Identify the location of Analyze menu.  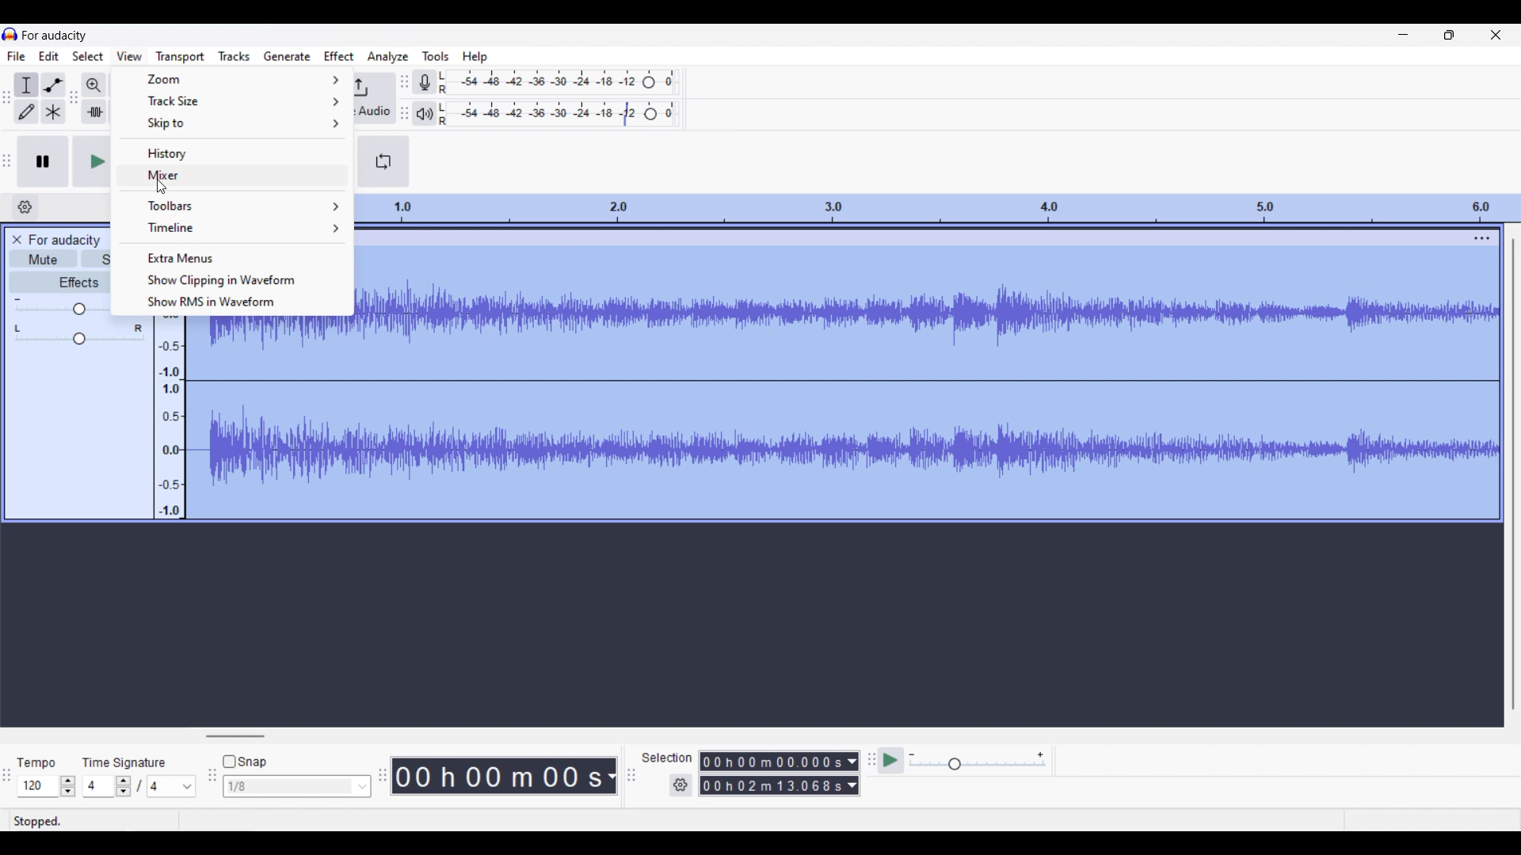
(388, 58).